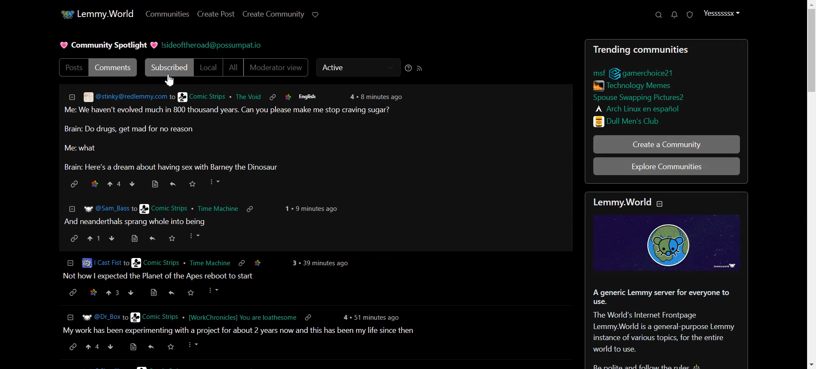 The width and height of the screenshot is (816, 369). What do you see at coordinates (92, 350) in the screenshot?
I see `upvote` at bounding box center [92, 350].